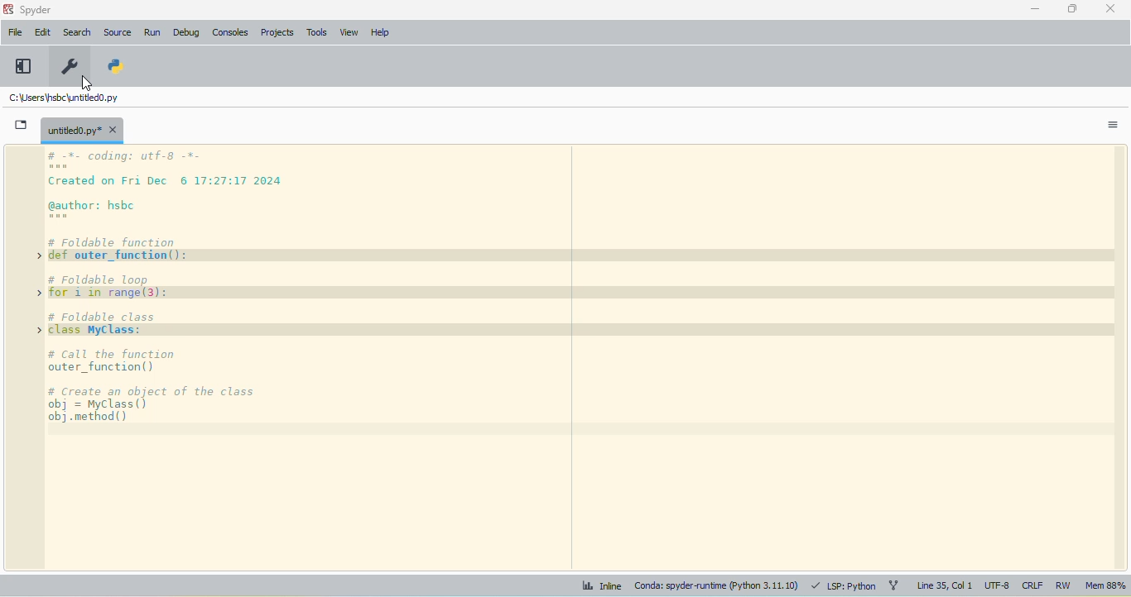 The width and height of the screenshot is (1131, 597). Describe the element at coordinates (893, 585) in the screenshot. I see `git branch` at that location.